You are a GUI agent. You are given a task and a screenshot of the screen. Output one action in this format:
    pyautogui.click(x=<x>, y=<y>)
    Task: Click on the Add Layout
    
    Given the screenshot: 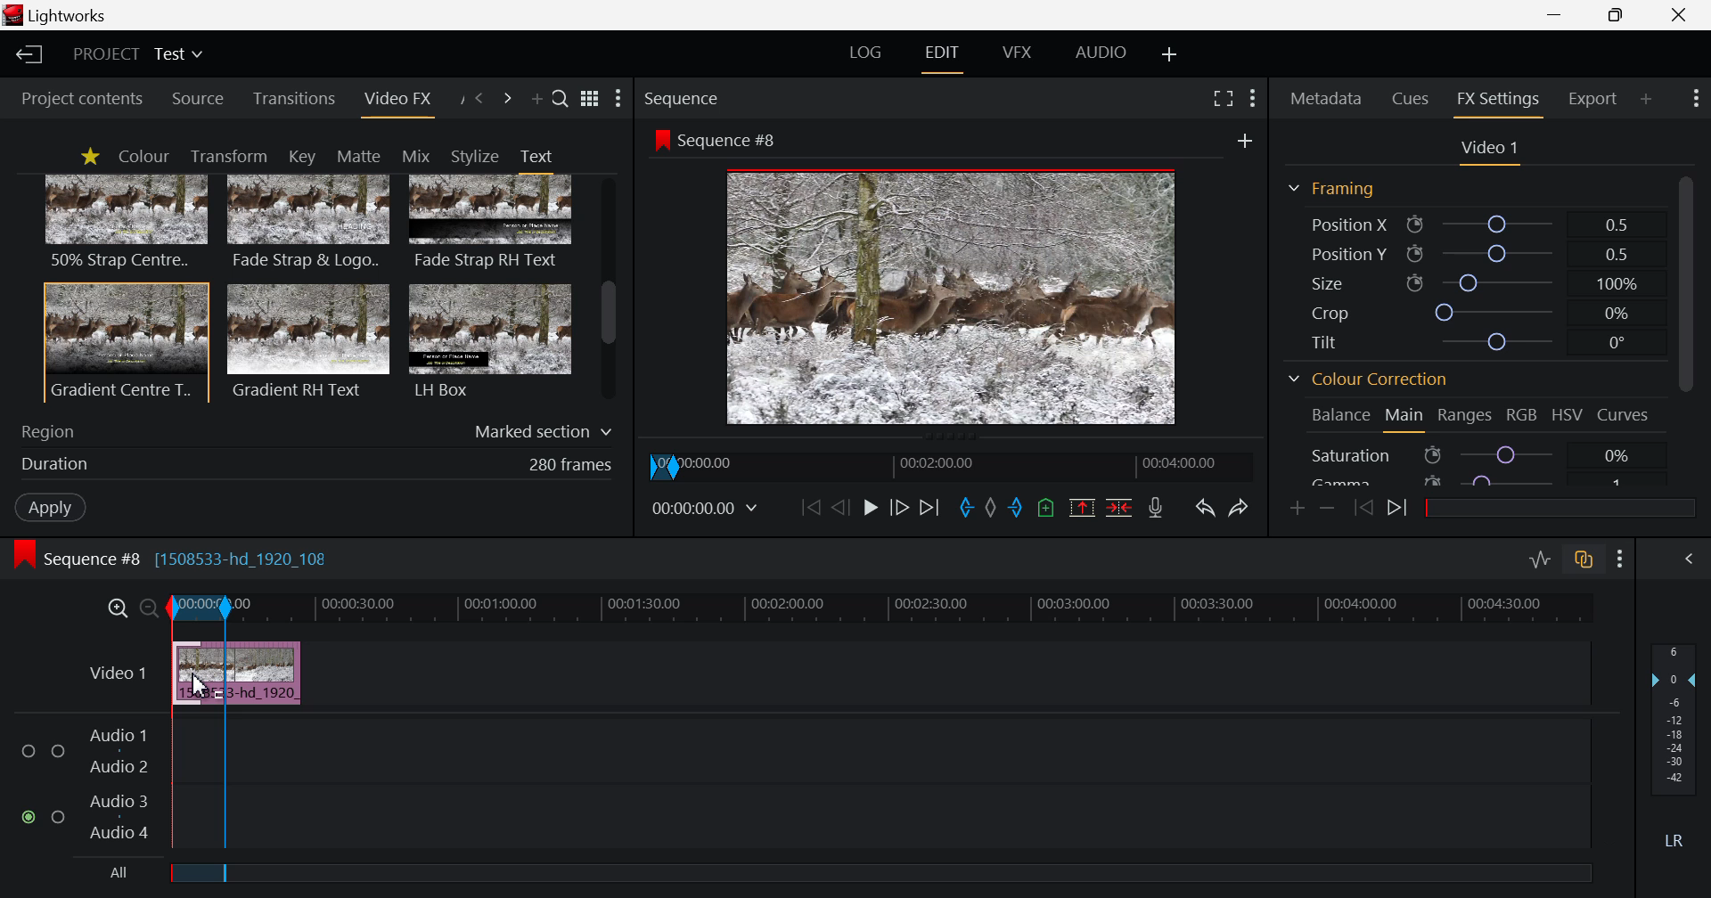 What is the action you would take?
    pyautogui.click(x=1171, y=53)
    